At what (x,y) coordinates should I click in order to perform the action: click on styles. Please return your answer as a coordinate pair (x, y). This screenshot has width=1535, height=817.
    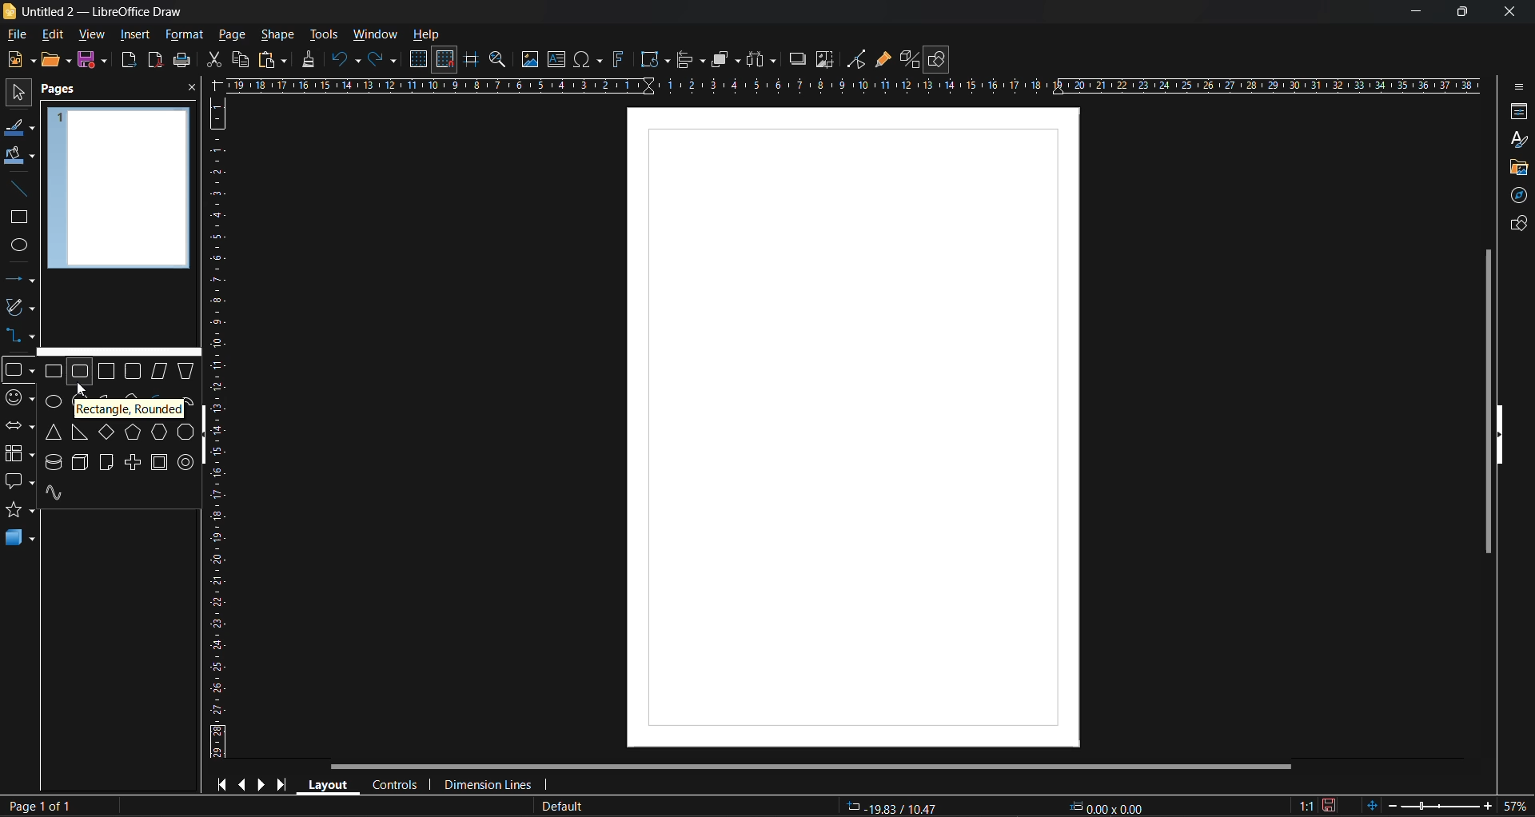
    Looking at the image, I should click on (1520, 141).